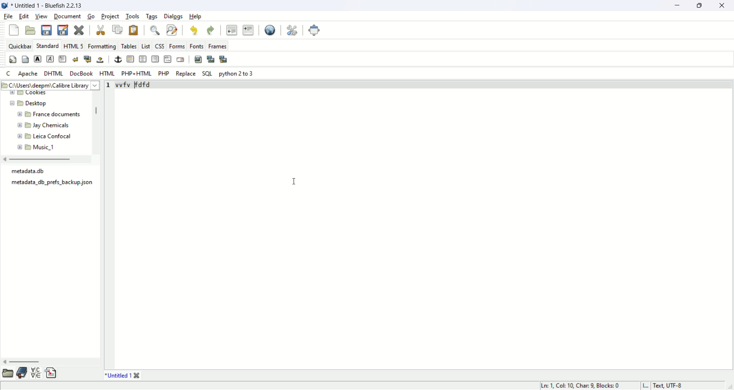 This screenshot has height=390, width=734. I want to click on line number, so click(110, 225).